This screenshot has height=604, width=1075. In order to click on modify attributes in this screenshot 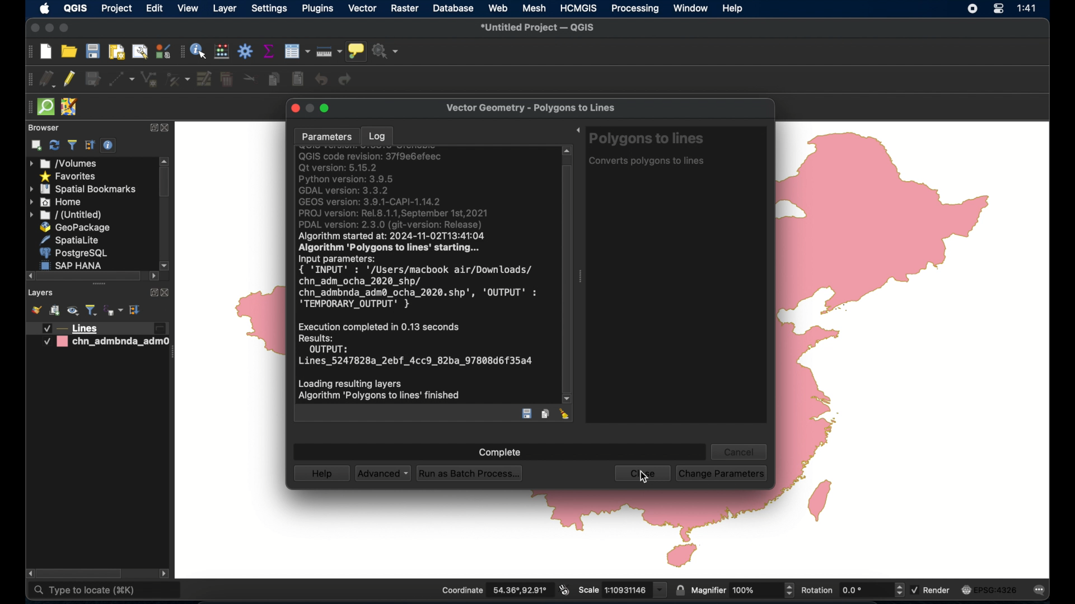, I will do `click(205, 79)`.